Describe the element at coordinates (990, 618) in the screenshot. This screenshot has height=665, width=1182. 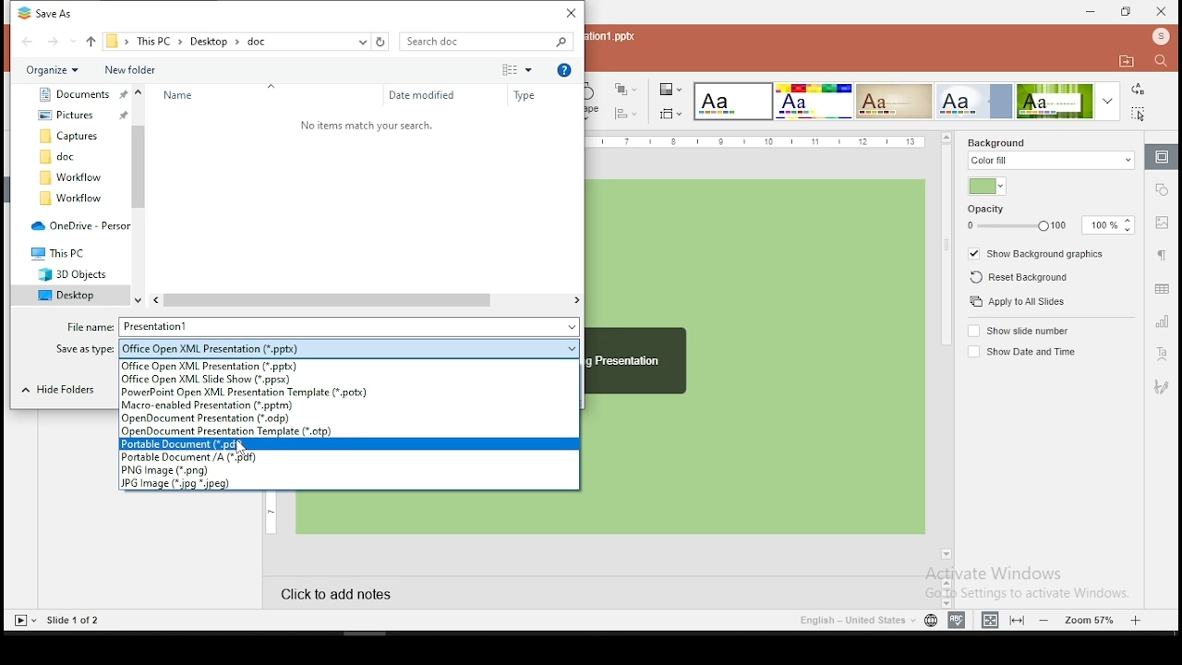
I see `fit to slide` at that location.